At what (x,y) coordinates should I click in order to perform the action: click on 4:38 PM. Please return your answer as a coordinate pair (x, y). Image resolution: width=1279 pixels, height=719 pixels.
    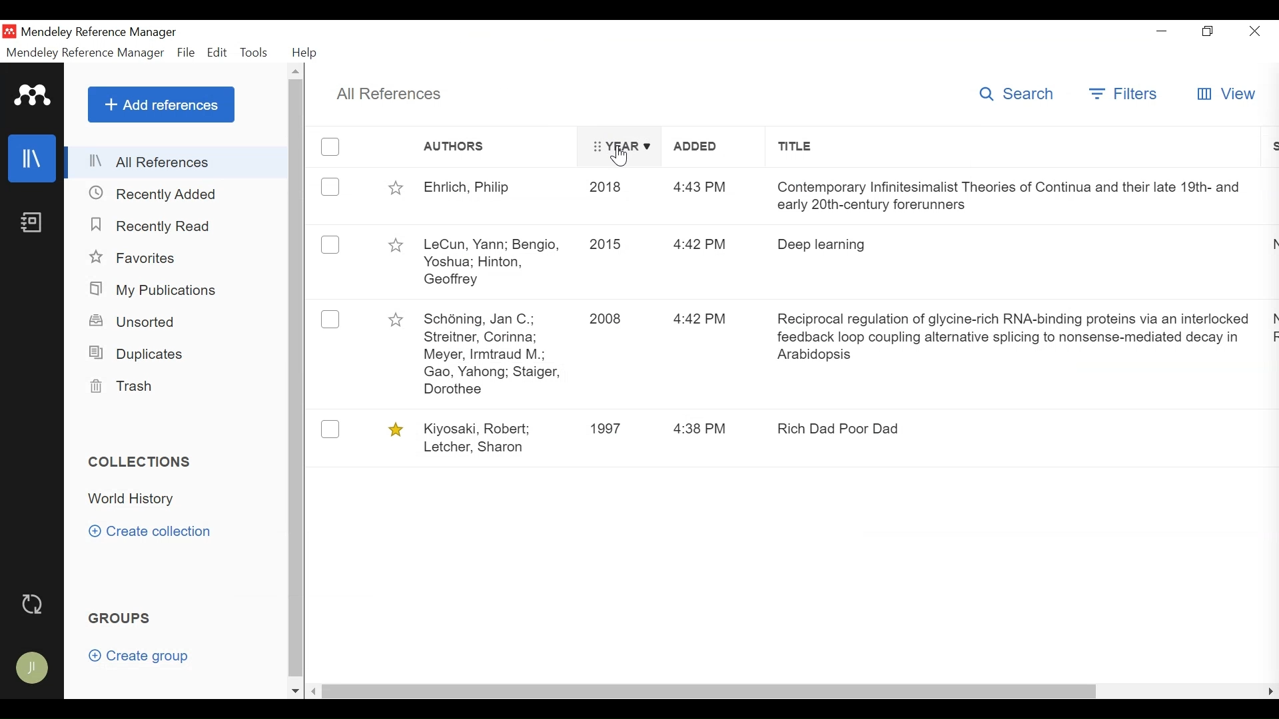
    Looking at the image, I should click on (702, 429).